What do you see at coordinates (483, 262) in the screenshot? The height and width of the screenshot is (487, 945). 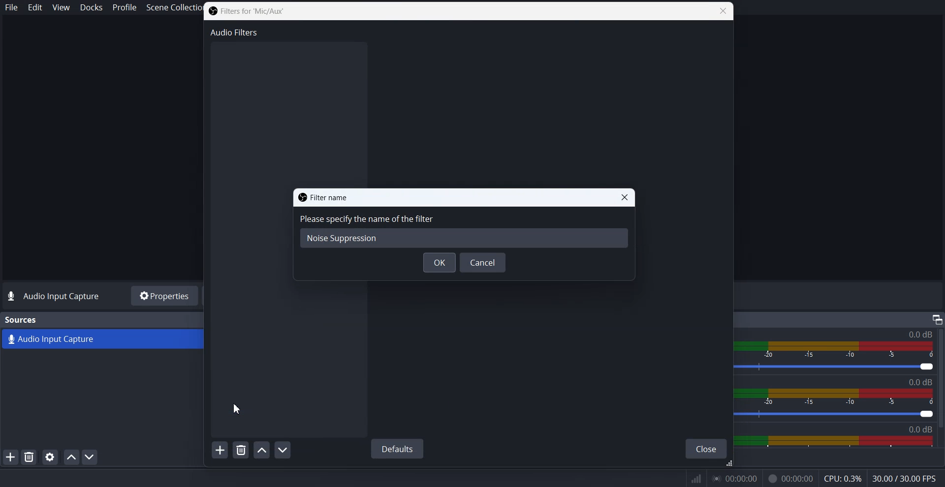 I see `Cancel` at bounding box center [483, 262].